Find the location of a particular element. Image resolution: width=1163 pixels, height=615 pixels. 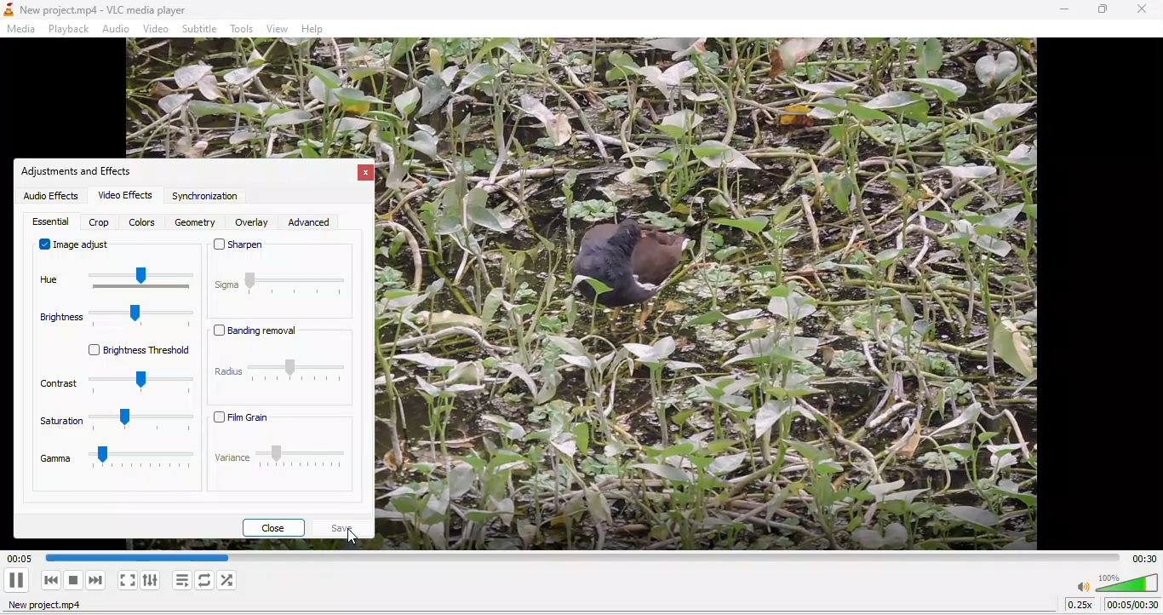

overlay is located at coordinates (254, 223).